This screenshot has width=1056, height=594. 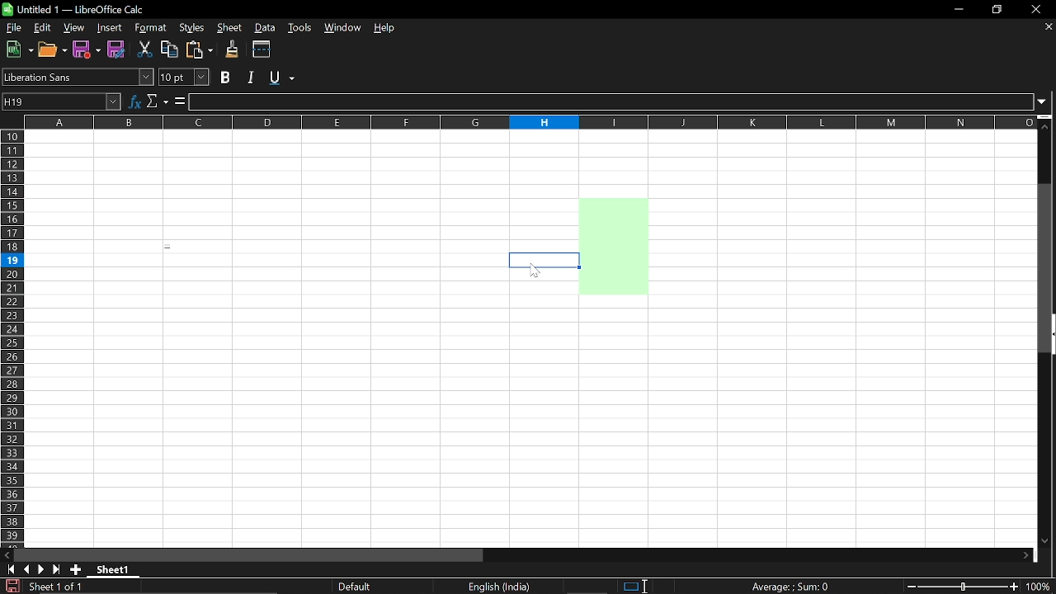 I want to click on Move left, so click(x=7, y=554).